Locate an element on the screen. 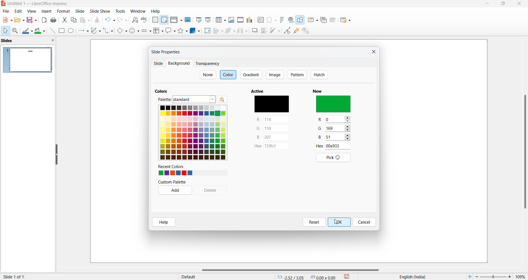 The image size is (528, 280). crop image is located at coordinates (264, 31).